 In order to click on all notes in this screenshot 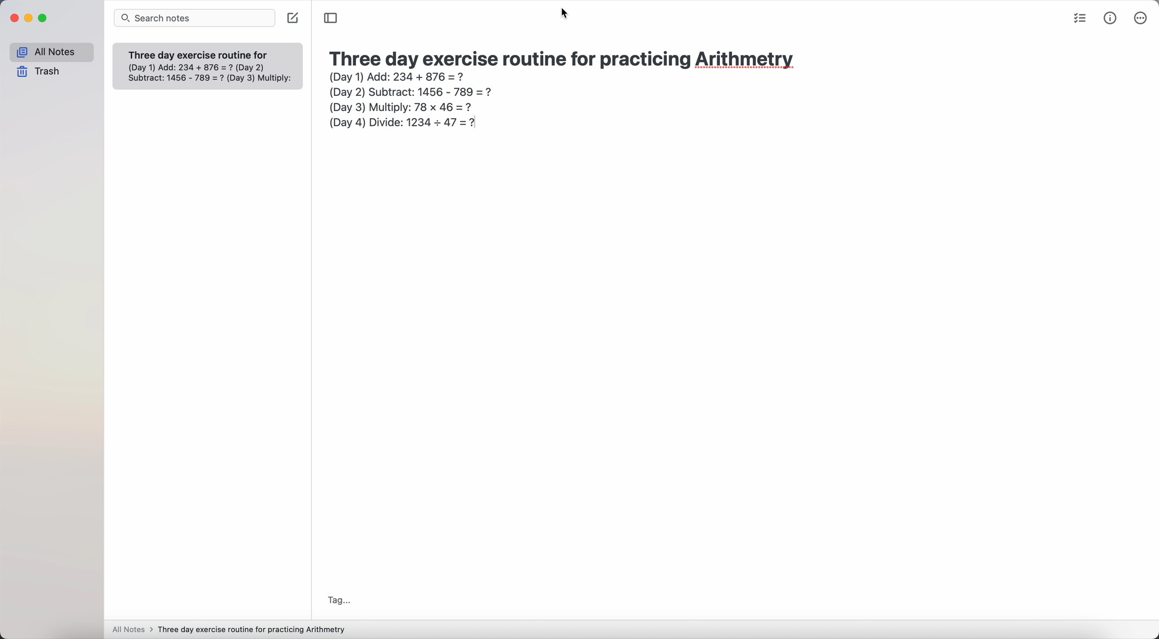, I will do `click(133, 629)`.